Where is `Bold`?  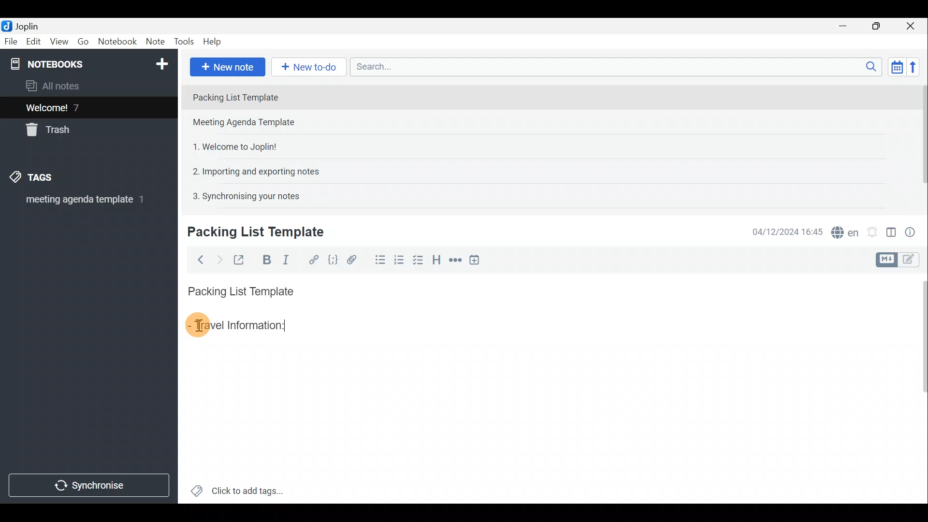
Bold is located at coordinates (265, 259).